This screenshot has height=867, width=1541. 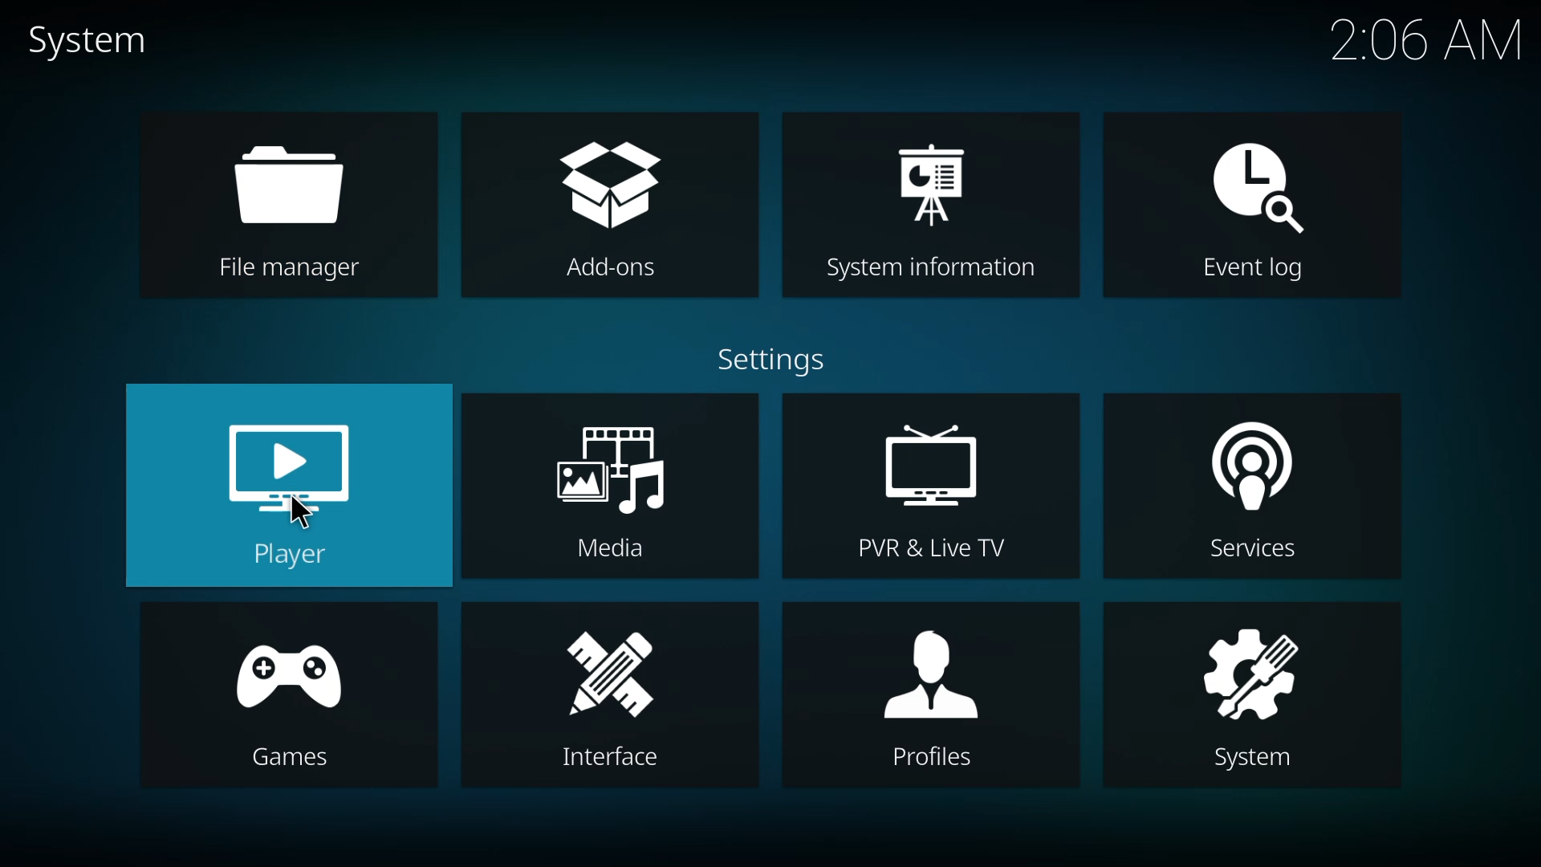 I want to click on services, so click(x=1243, y=491).